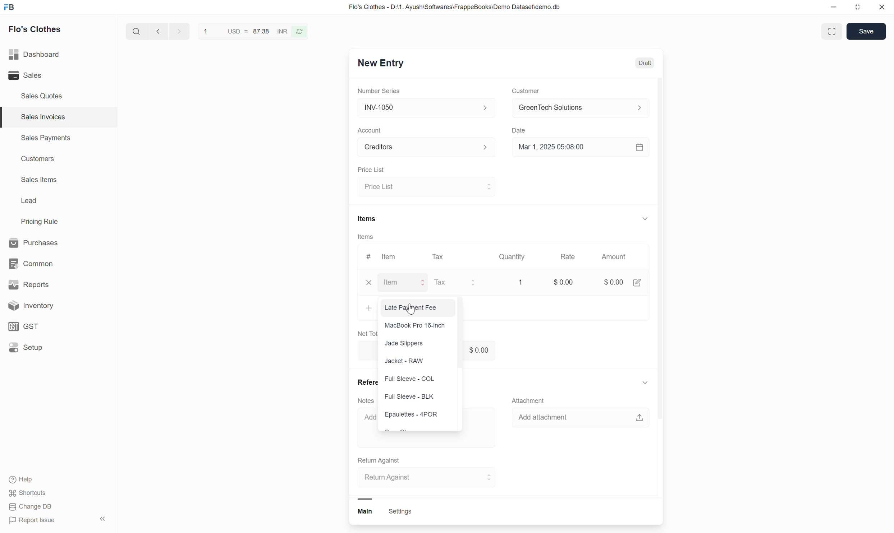 This screenshot has height=533, width=894. Describe the element at coordinates (48, 283) in the screenshot. I see `Reports ` at that location.